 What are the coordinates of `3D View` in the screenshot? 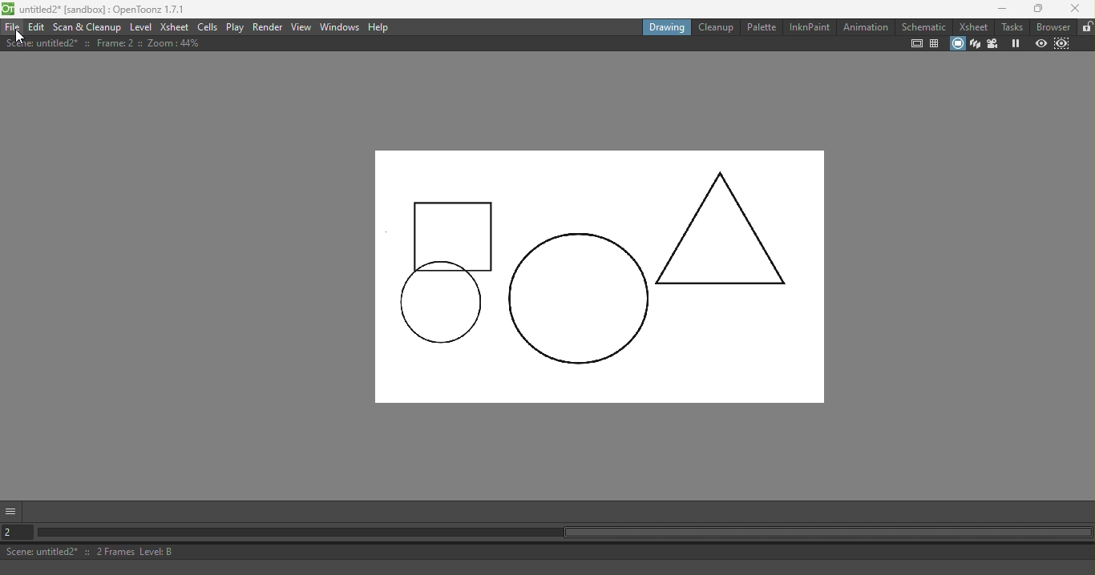 It's located at (974, 44).